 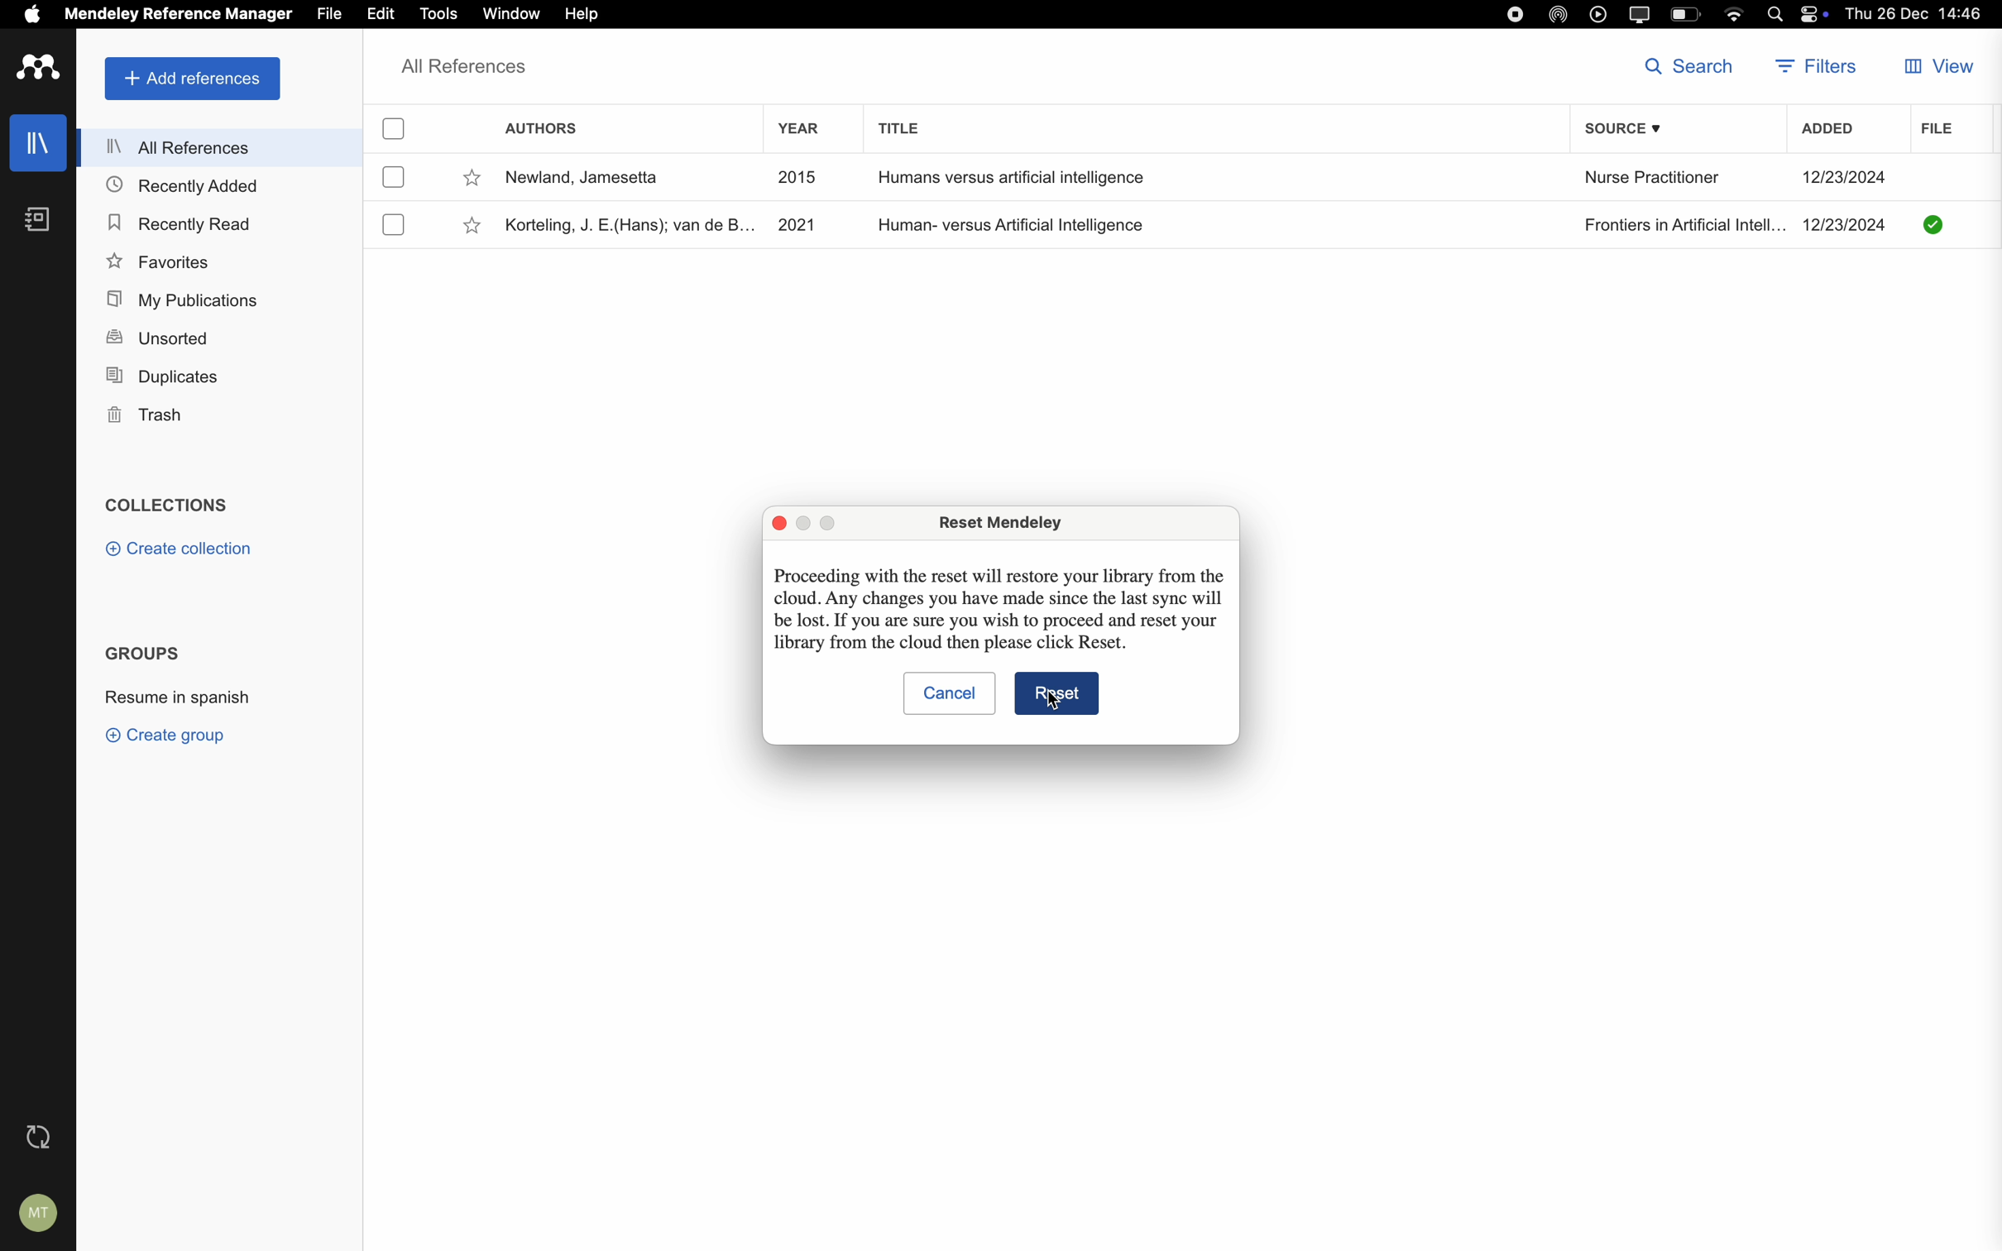 I want to click on Mendeley Reference Manager, so click(x=181, y=14).